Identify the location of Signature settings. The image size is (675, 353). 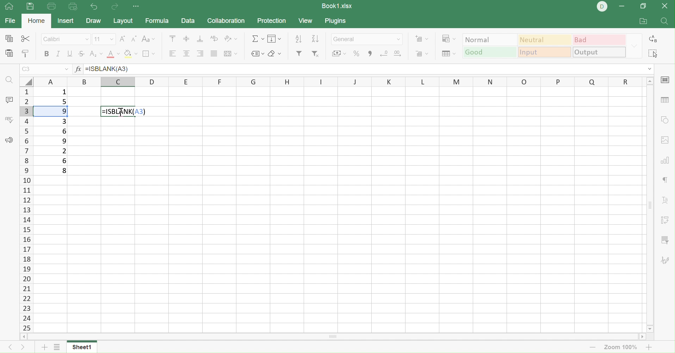
(667, 259).